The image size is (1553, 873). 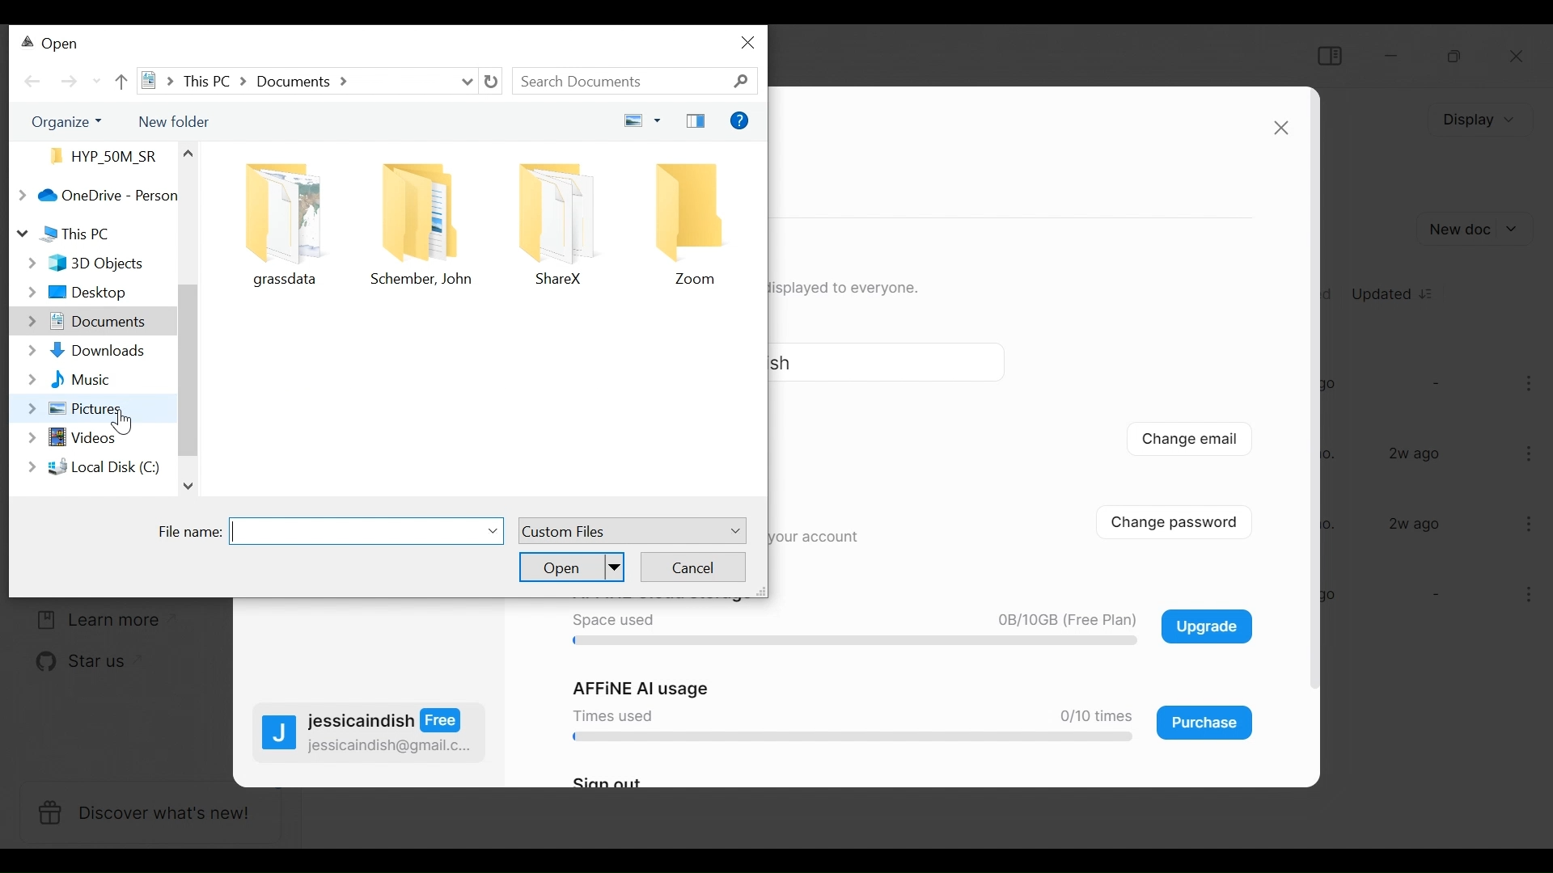 What do you see at coordinates (303, 80) in the screenshot?
I see `Show file location` at bounding box center [303, 80].